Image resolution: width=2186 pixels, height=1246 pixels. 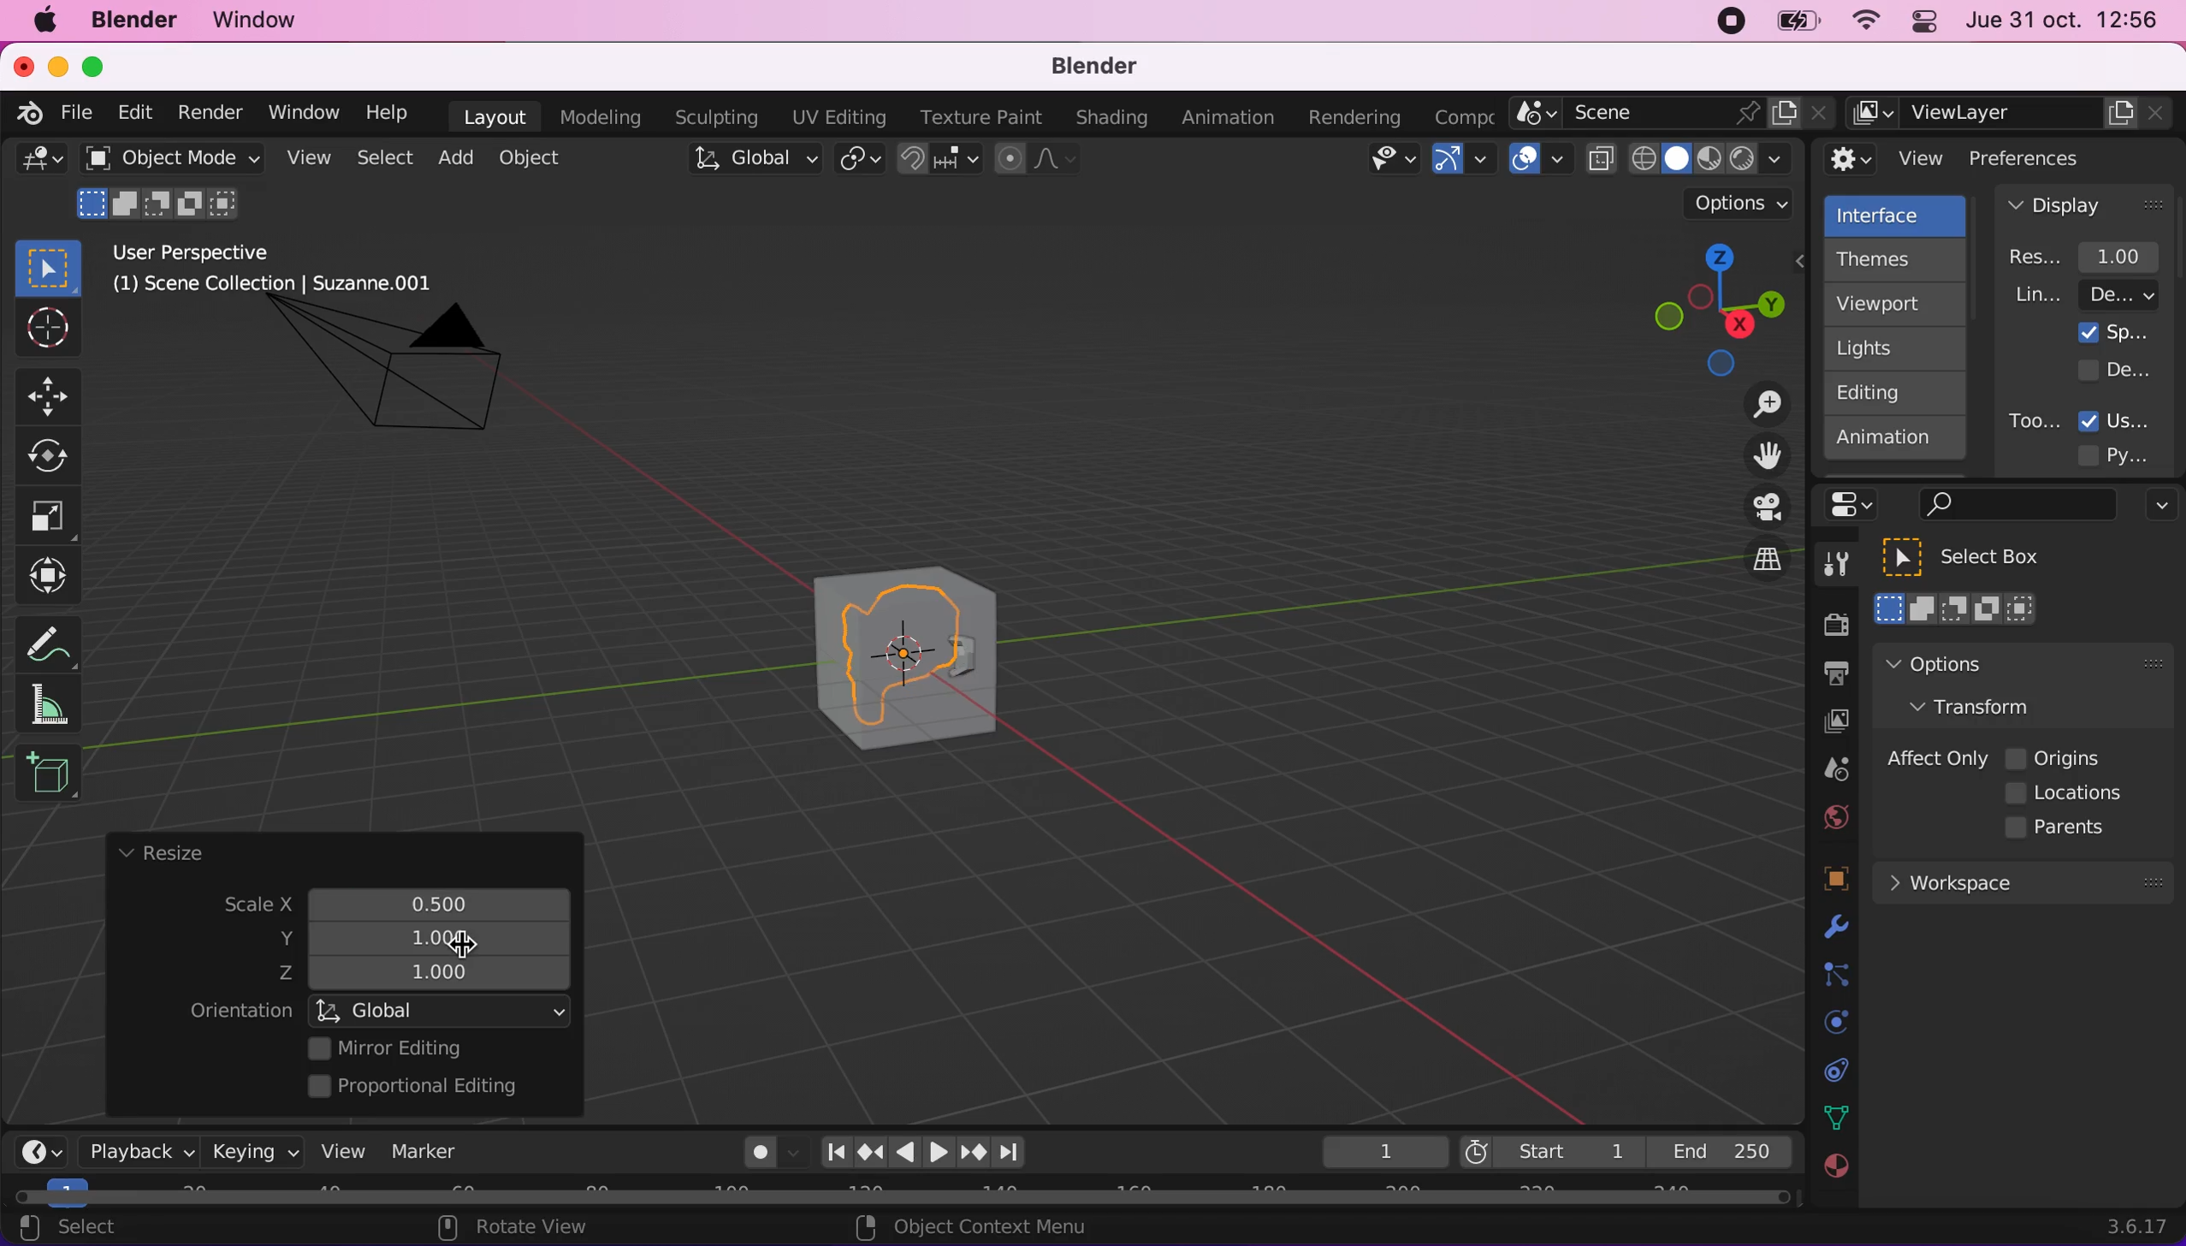 I want to click on transform, so click(x=53, y=576).